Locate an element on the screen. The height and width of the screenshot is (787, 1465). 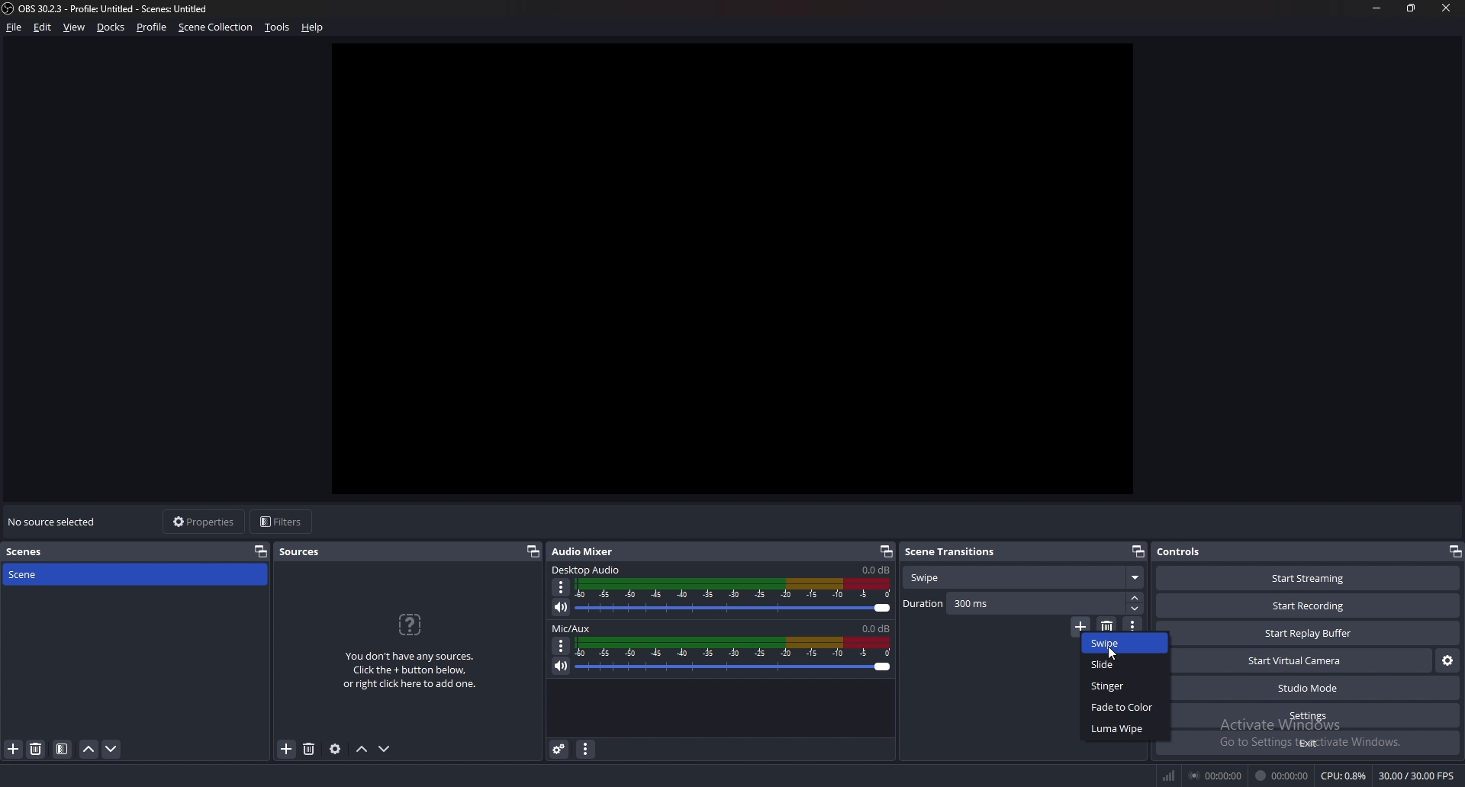
cursor is located at coordinates (1113, 653).